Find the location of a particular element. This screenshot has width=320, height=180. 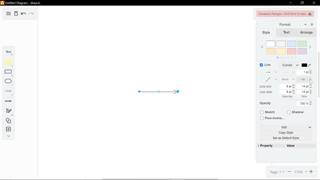

Value is located at coordinates (299, 146).